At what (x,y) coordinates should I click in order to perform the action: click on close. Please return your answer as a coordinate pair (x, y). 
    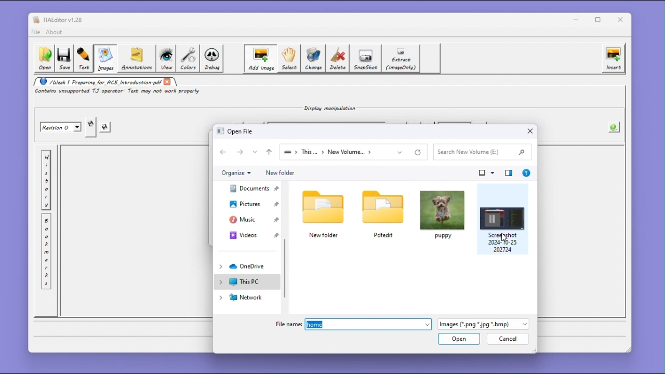
    Looking at the image, I should click on (622, 20).